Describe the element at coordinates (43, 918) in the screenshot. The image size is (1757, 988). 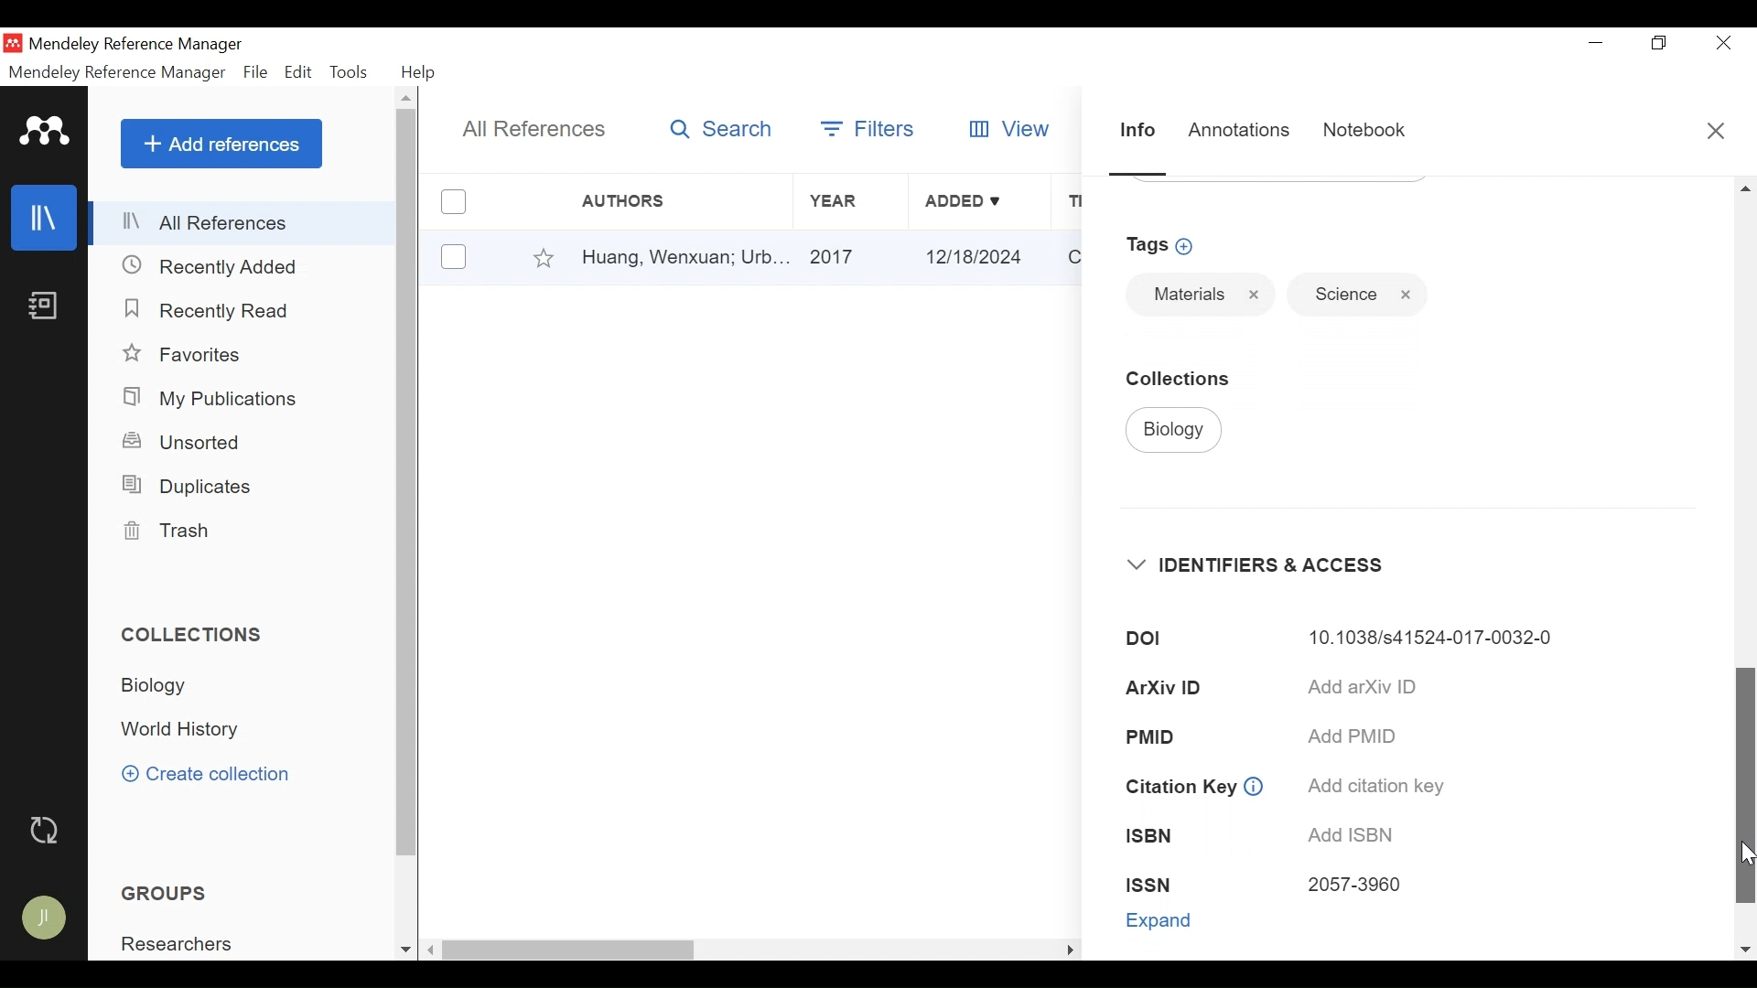
I see `Avatar` at that location.